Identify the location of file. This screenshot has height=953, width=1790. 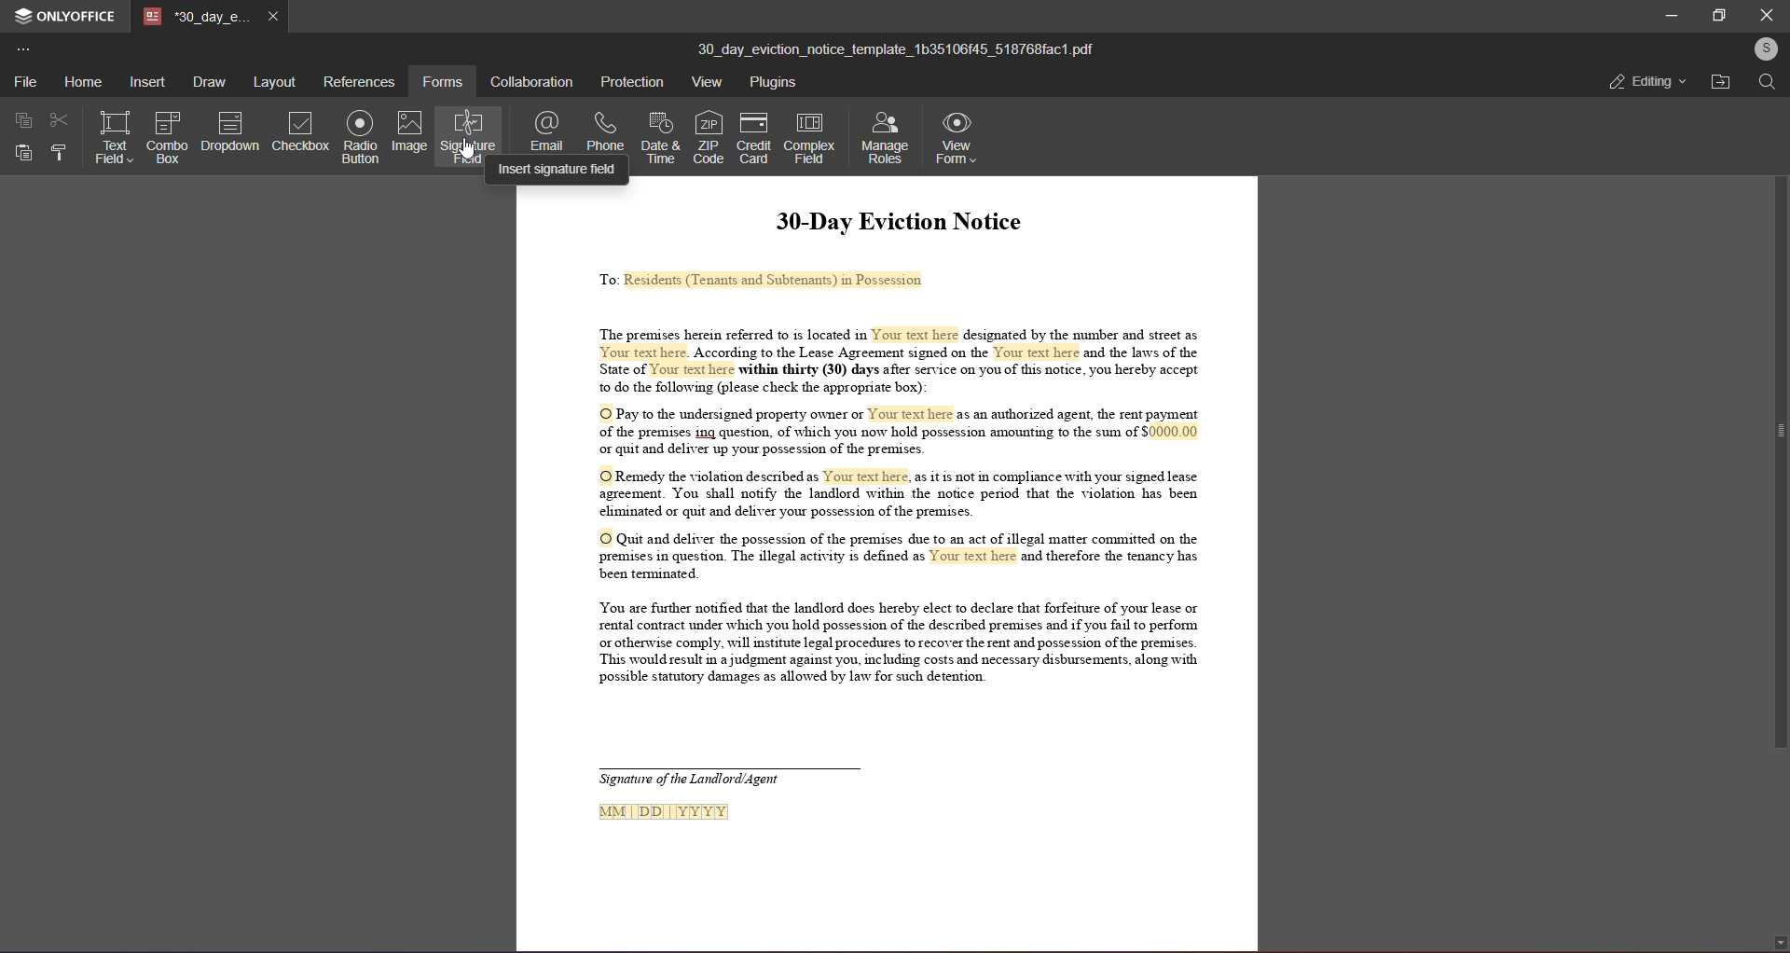
(24, 79).